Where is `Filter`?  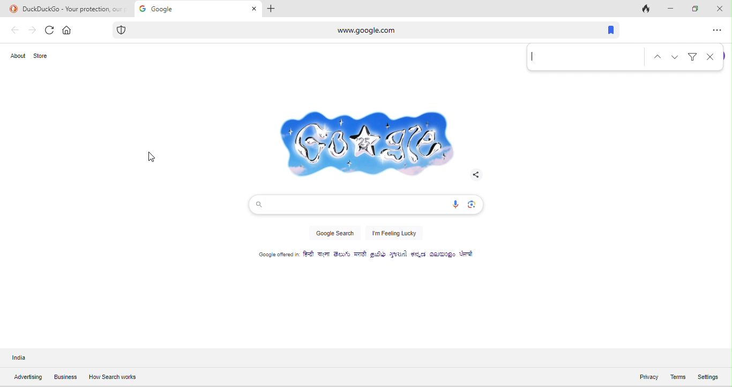
Filter is located at coordinates (692, 55).